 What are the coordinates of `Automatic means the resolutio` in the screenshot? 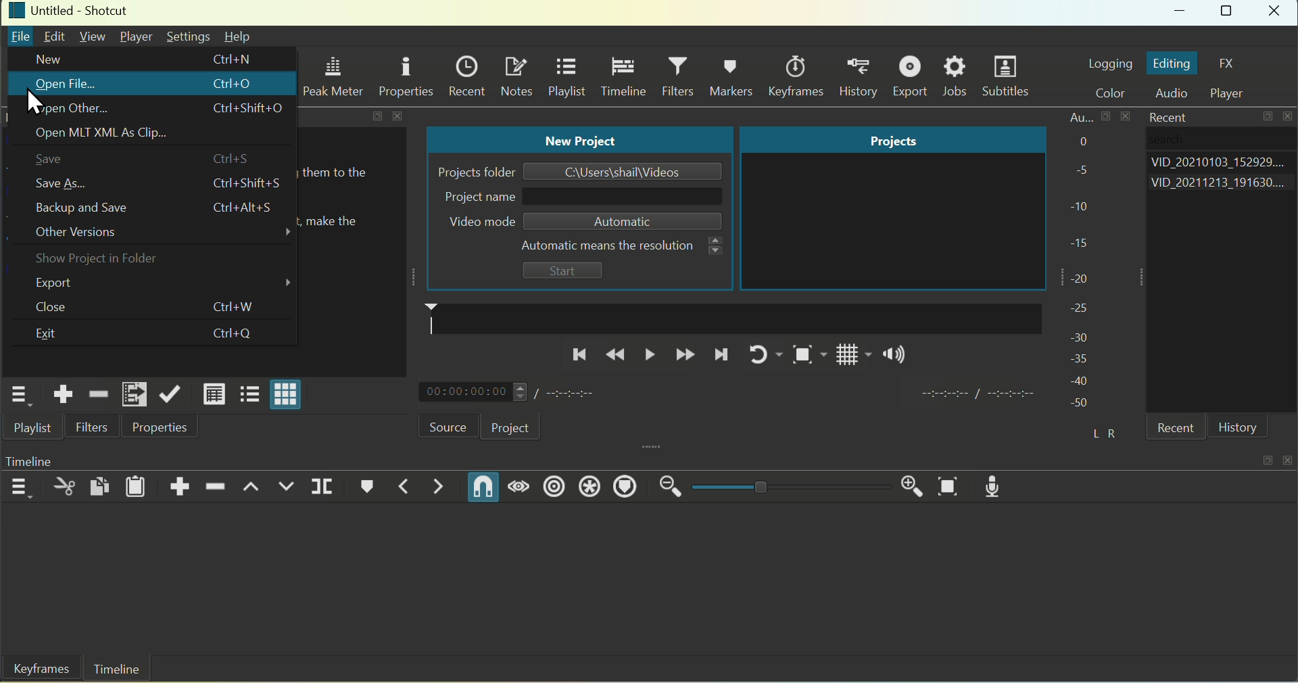 It's located at (609, 245).